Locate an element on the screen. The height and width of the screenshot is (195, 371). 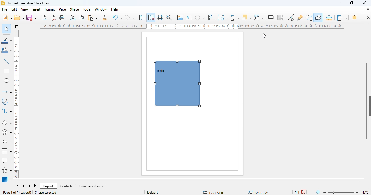
ruler is located at coordinates (17, 103).